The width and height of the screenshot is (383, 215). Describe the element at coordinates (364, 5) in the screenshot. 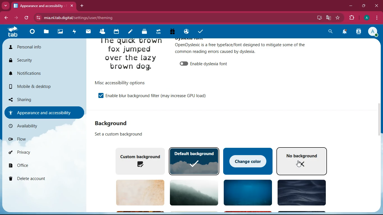

I see `maximize` at that location.